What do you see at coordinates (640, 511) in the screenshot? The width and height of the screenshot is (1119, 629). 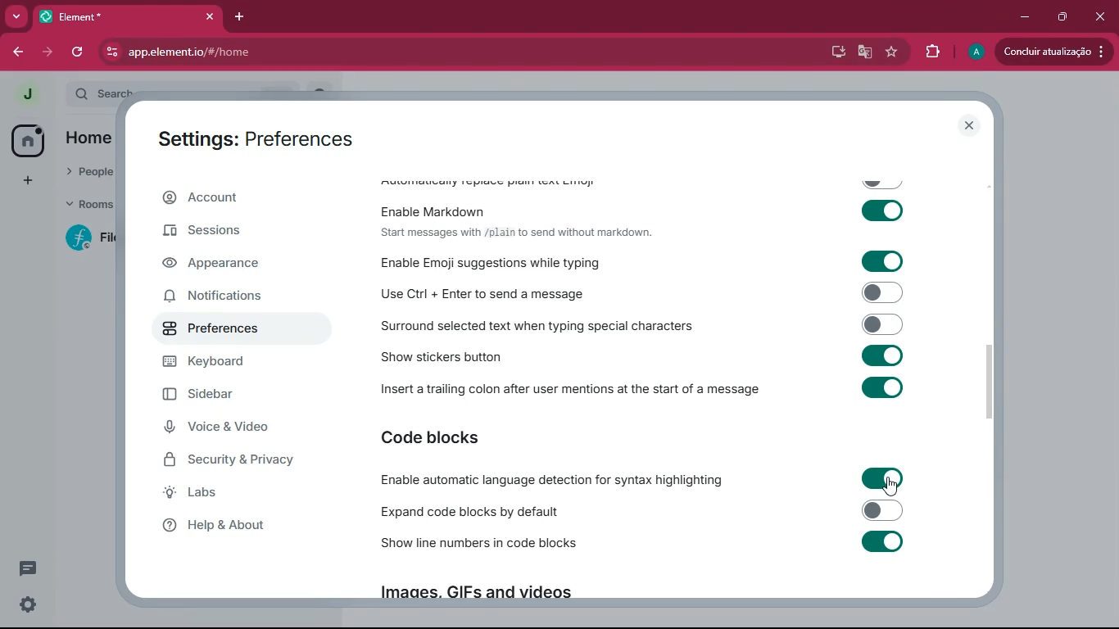 I see `Expand code blocks by default` at bounding box center [640, 511].